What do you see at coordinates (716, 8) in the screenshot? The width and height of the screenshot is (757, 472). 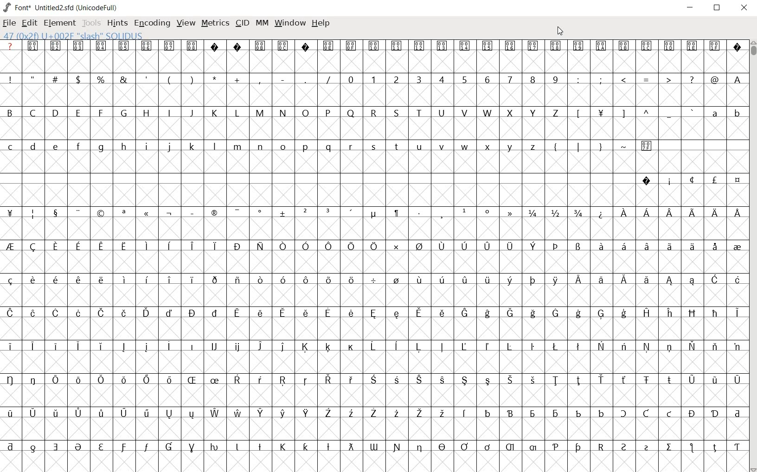 I see `RESTORE` at bounding box center [716, 8].